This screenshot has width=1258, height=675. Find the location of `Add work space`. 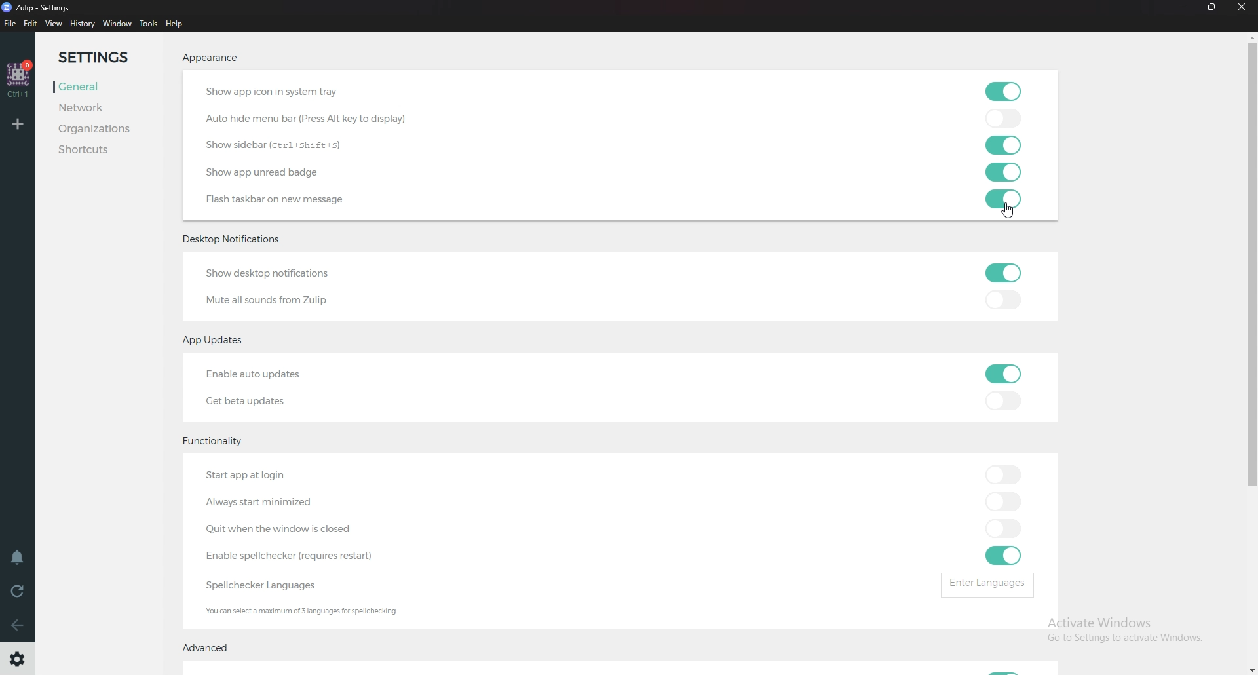

Add work space is located at coordinates (19, 123).